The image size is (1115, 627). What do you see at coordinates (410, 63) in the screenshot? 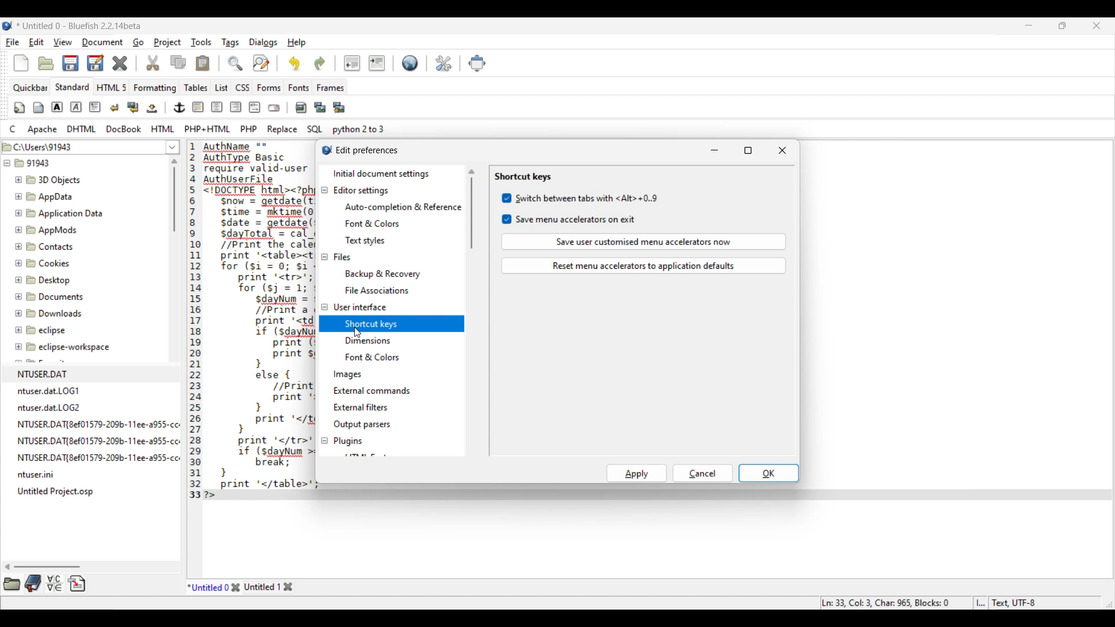
I see `Default setting` at bounding box center [410, 63].